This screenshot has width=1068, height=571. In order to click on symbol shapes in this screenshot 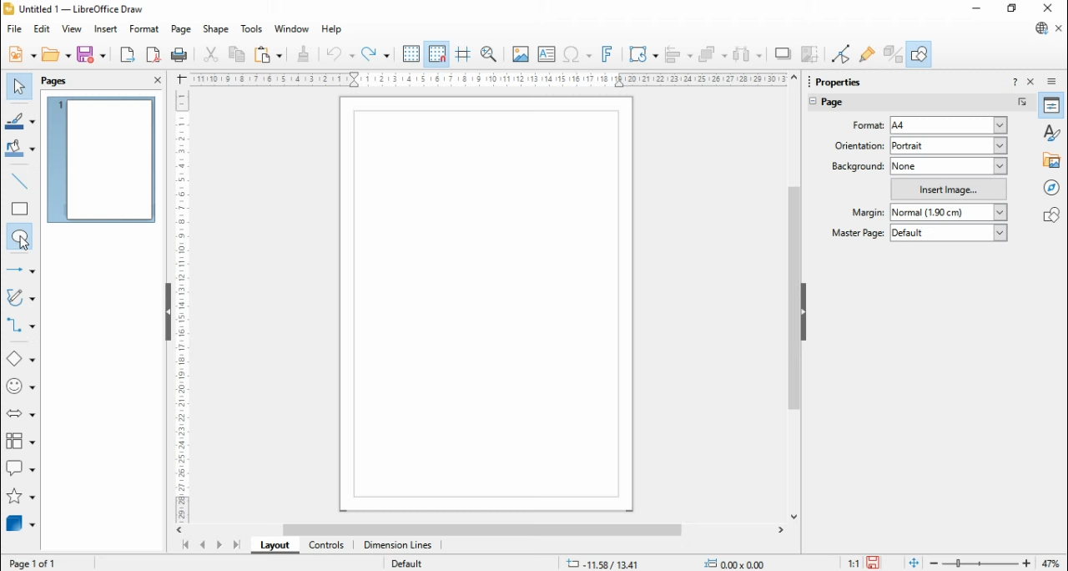, I will do `click(22, 388)`.